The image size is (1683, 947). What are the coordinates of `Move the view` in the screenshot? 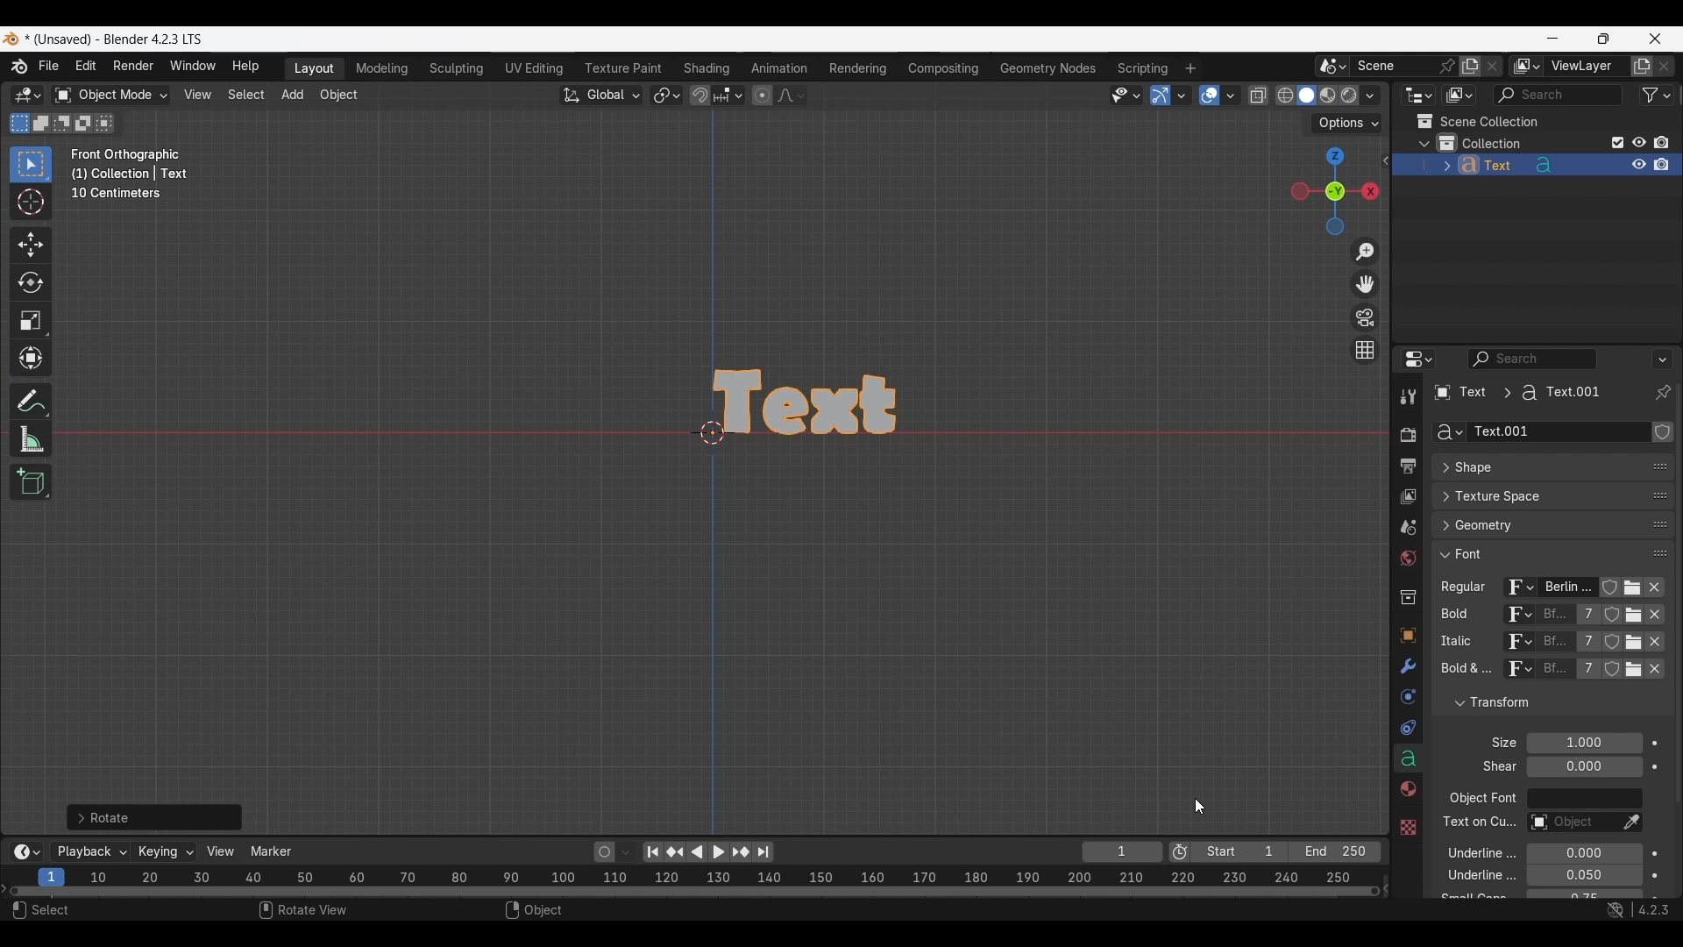 It's located at (1367, 284).